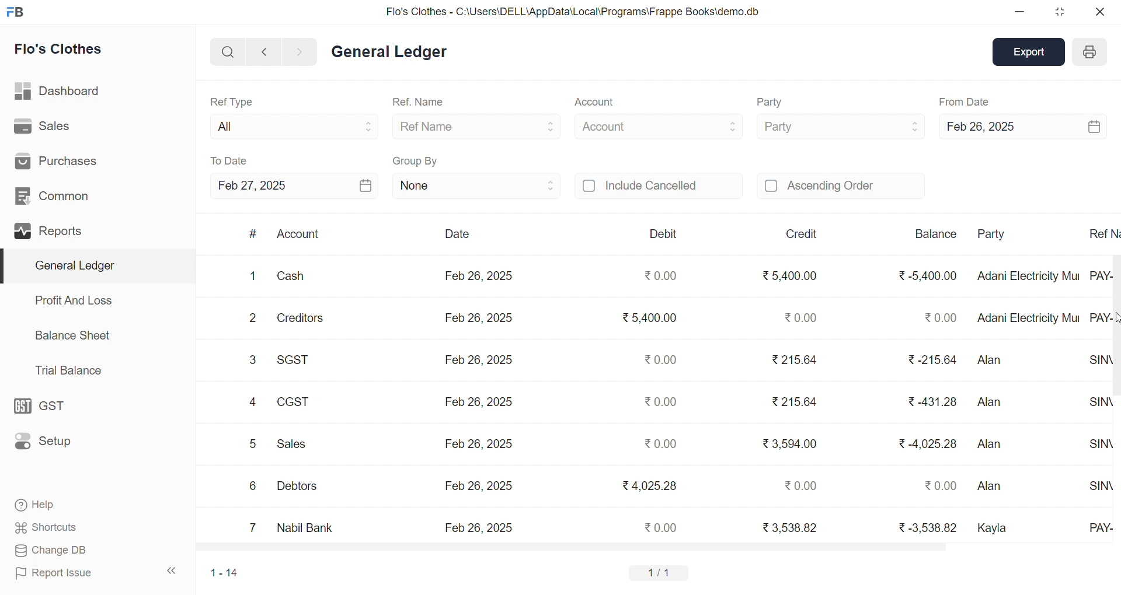 The width and height of the screenshot is (1121, 595). What do you see at coordinates (295, 442) in the screenshot?
I see `Sales` at bounding box center [295, 442].